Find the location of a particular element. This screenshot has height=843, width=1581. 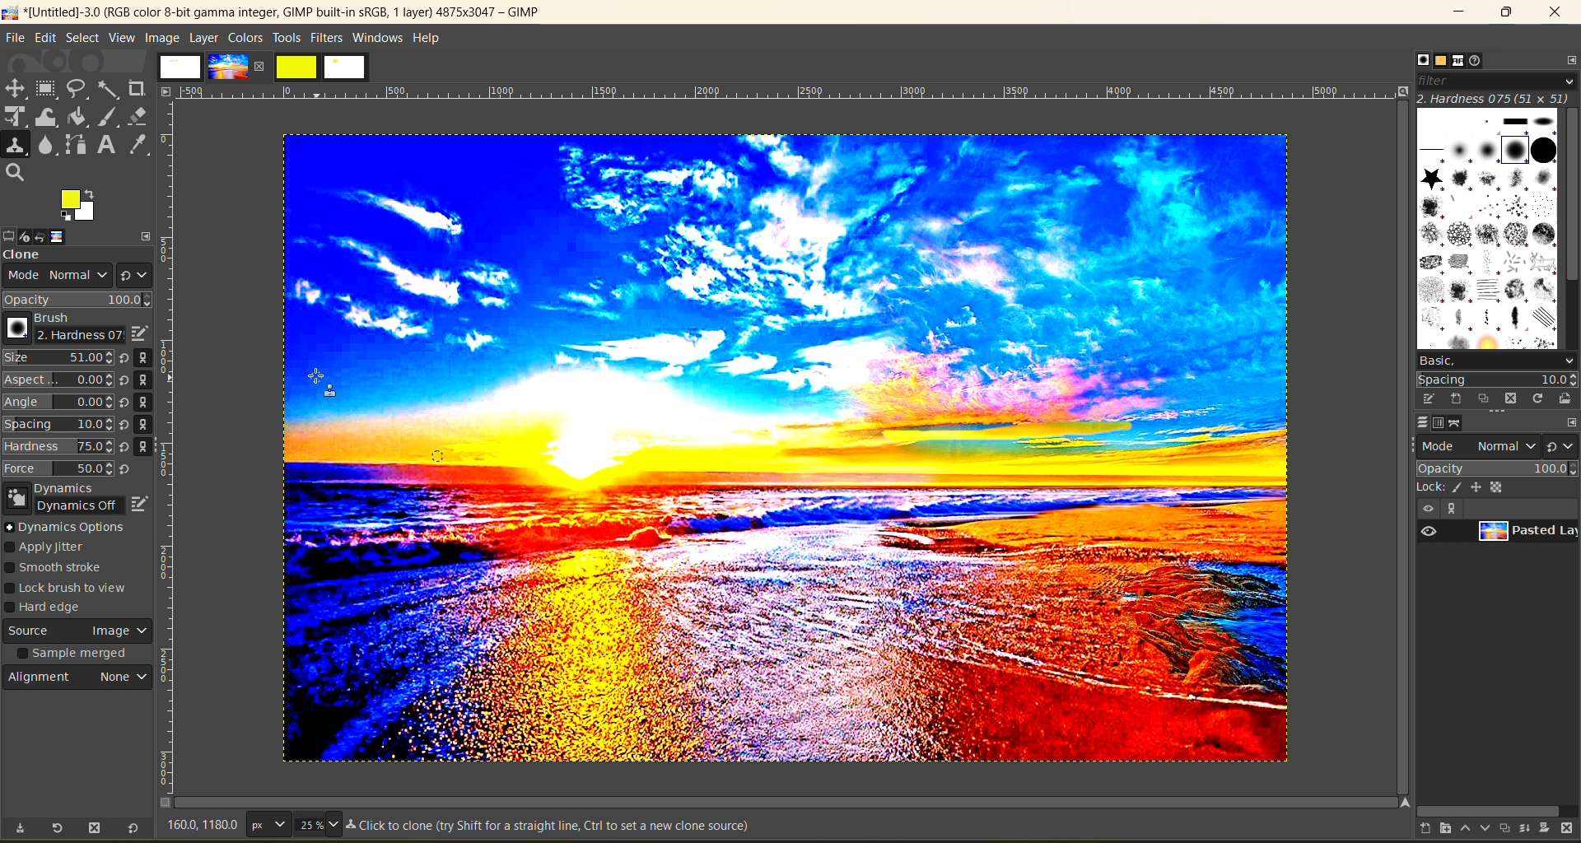

expand is located at coordinates (147, 234).